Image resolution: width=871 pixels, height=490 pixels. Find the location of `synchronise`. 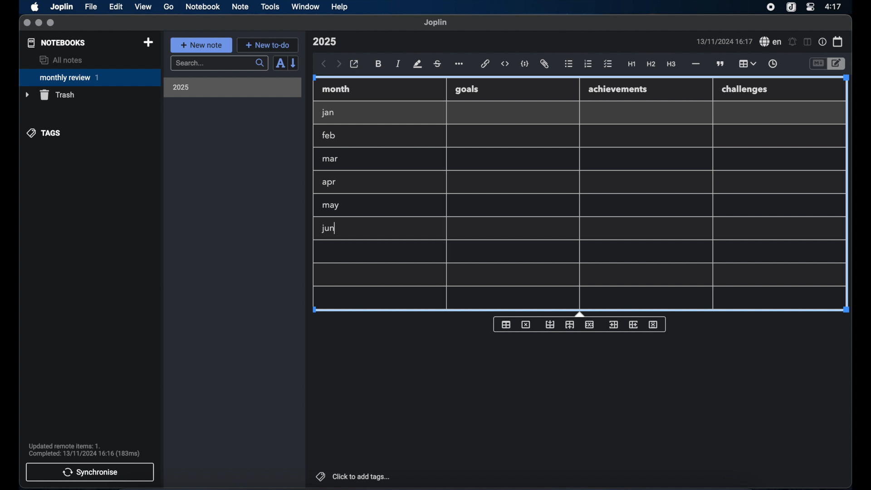

synchronise is located at coordinates (90, 472).